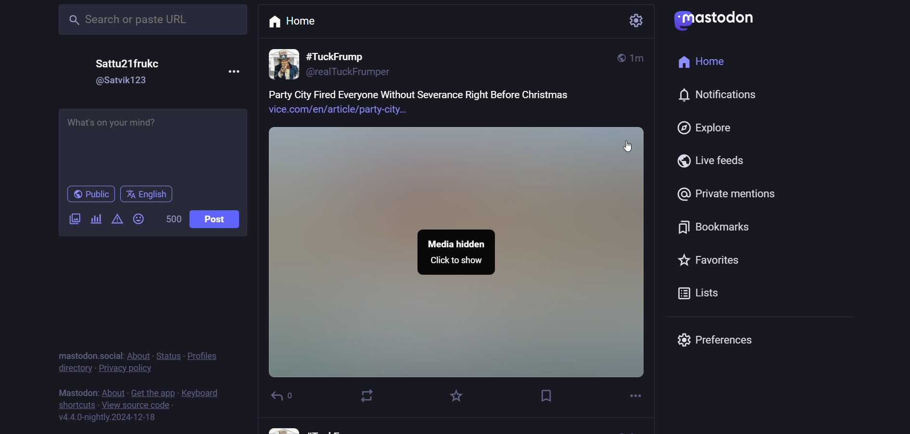 This screenshot has width=910, height=434. Describe the element at coordinates (293, 397) in the screenshot. I see `reply` at that location.